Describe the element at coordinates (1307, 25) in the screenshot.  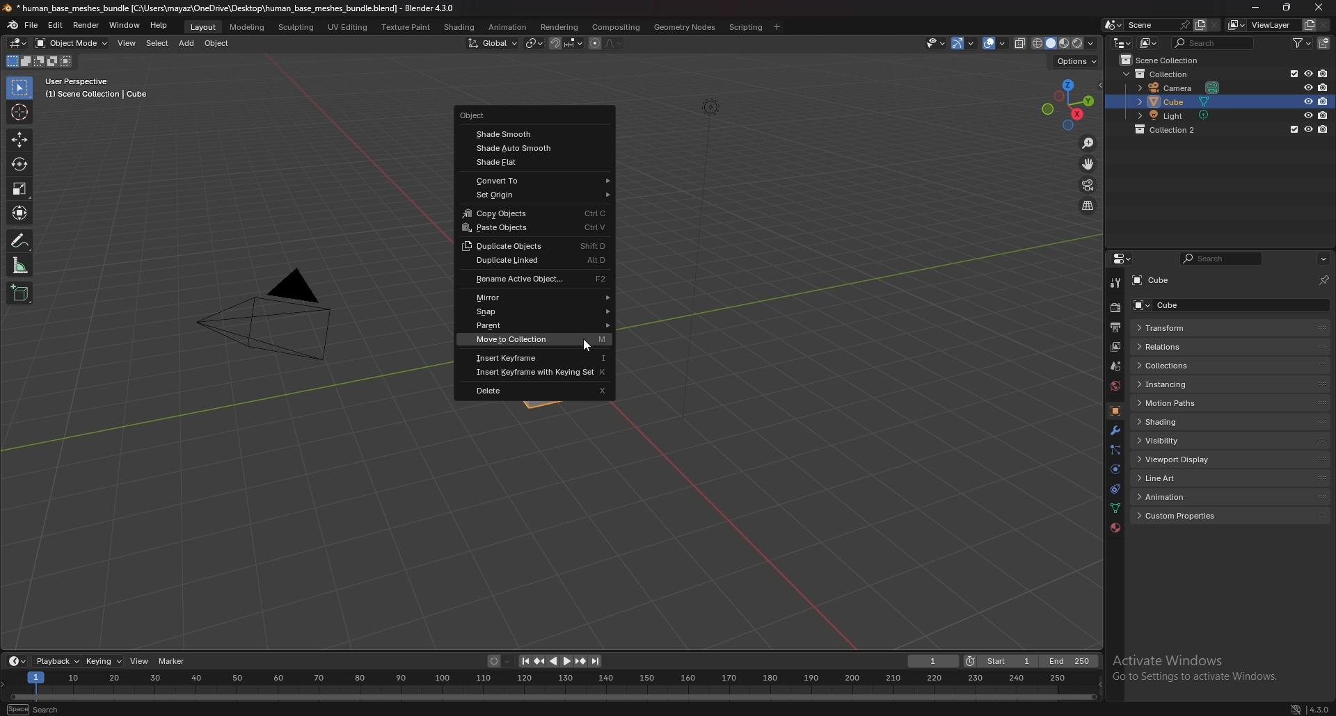
I see `add view layer` at that location.